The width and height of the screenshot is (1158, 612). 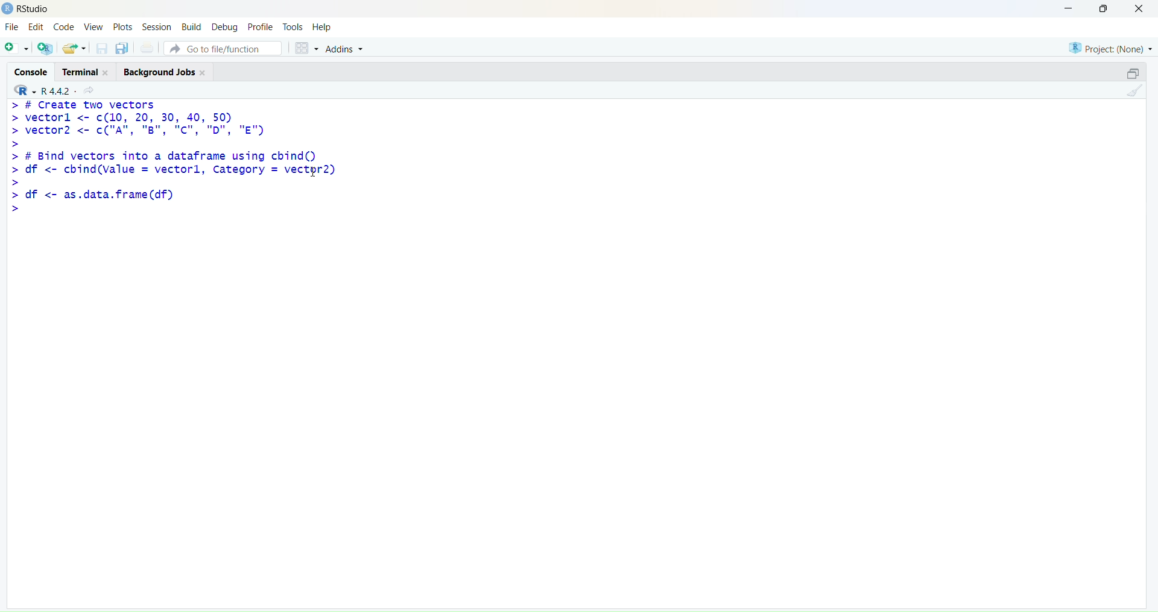 What do you see at coordinates (123, 49) in the screenshot?
I see `save all open document` at bounding box center [123, 49].